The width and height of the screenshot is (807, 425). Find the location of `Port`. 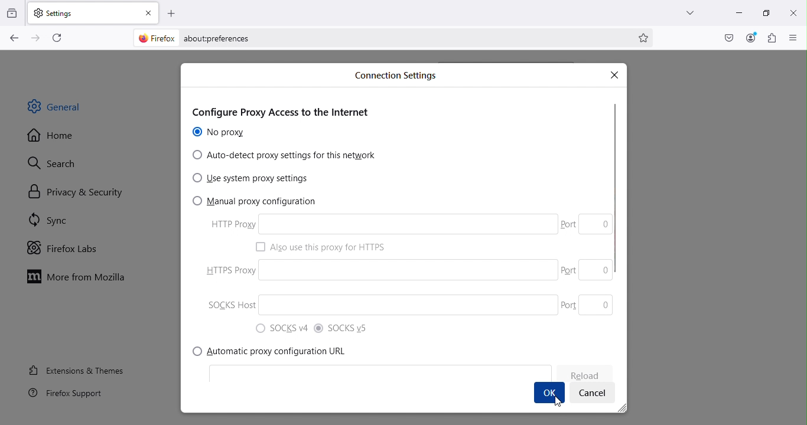

Port is located at coordinates (568, 305).